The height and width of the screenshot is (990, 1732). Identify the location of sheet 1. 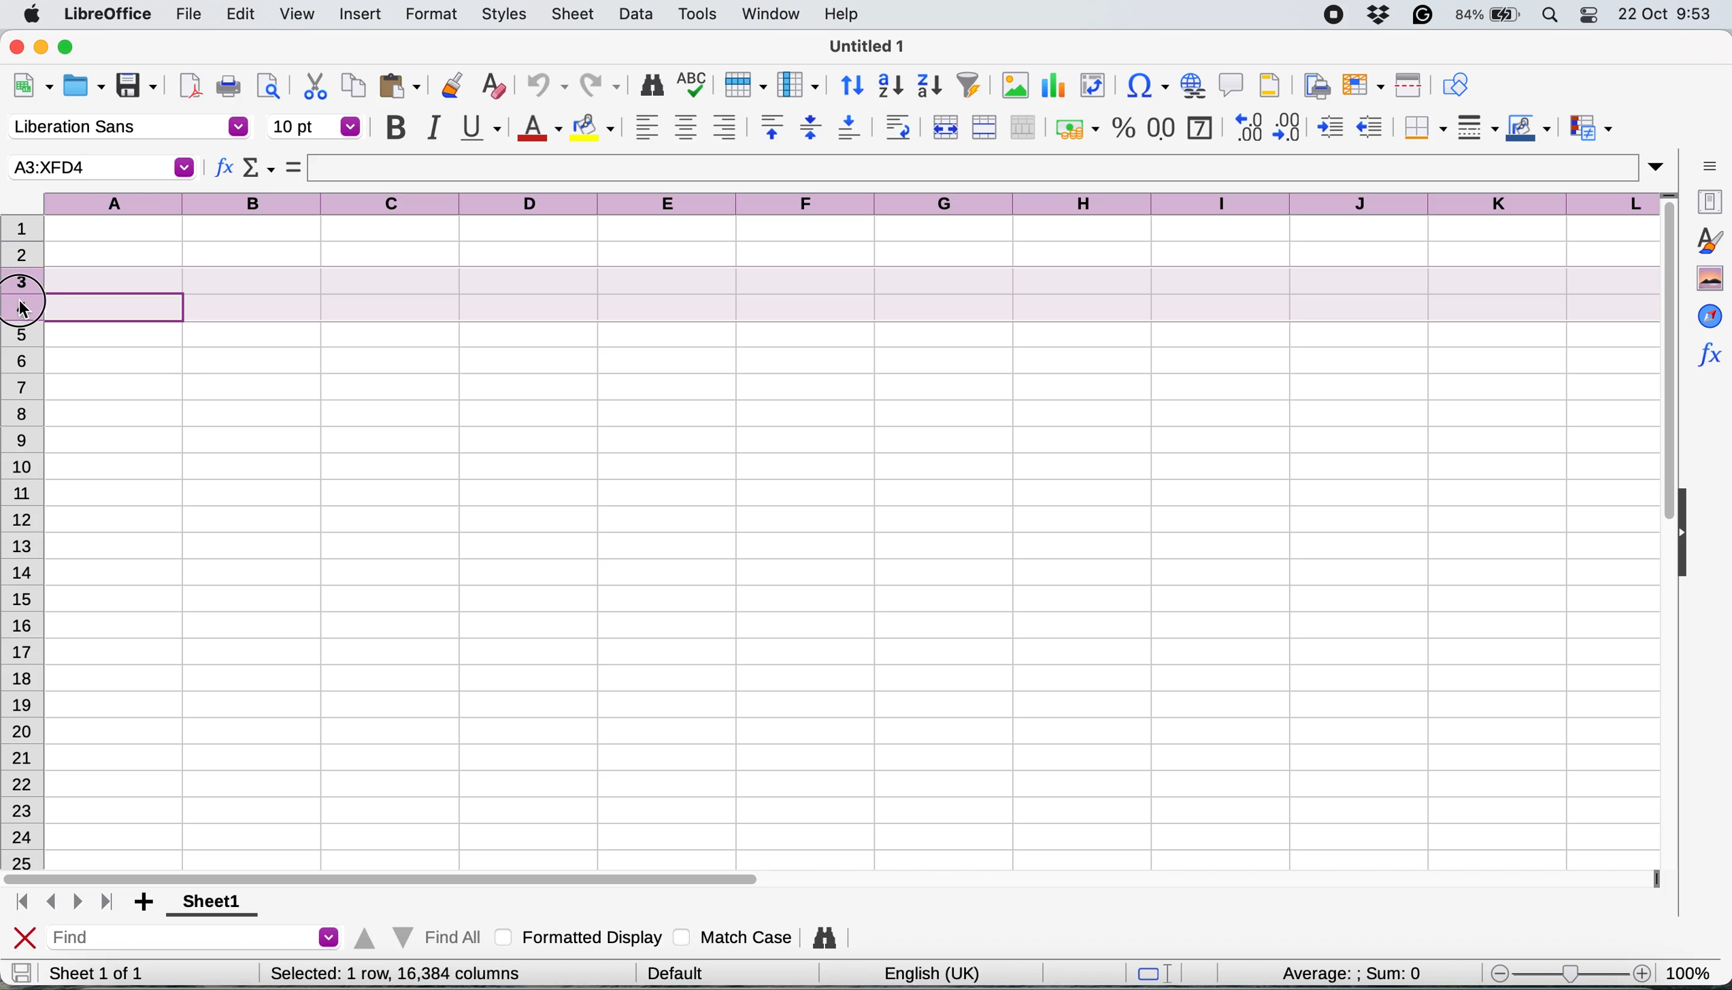
(207, 903).